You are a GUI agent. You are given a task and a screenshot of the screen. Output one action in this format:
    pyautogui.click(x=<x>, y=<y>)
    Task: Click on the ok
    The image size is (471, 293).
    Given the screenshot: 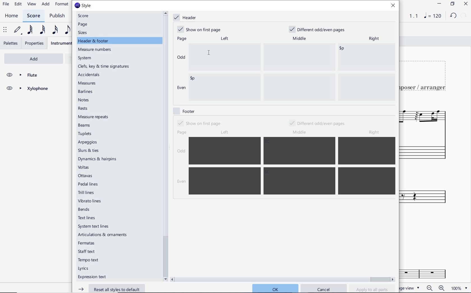 What is the action you would take?
    pyautogui.click(x=275, y=288)
    